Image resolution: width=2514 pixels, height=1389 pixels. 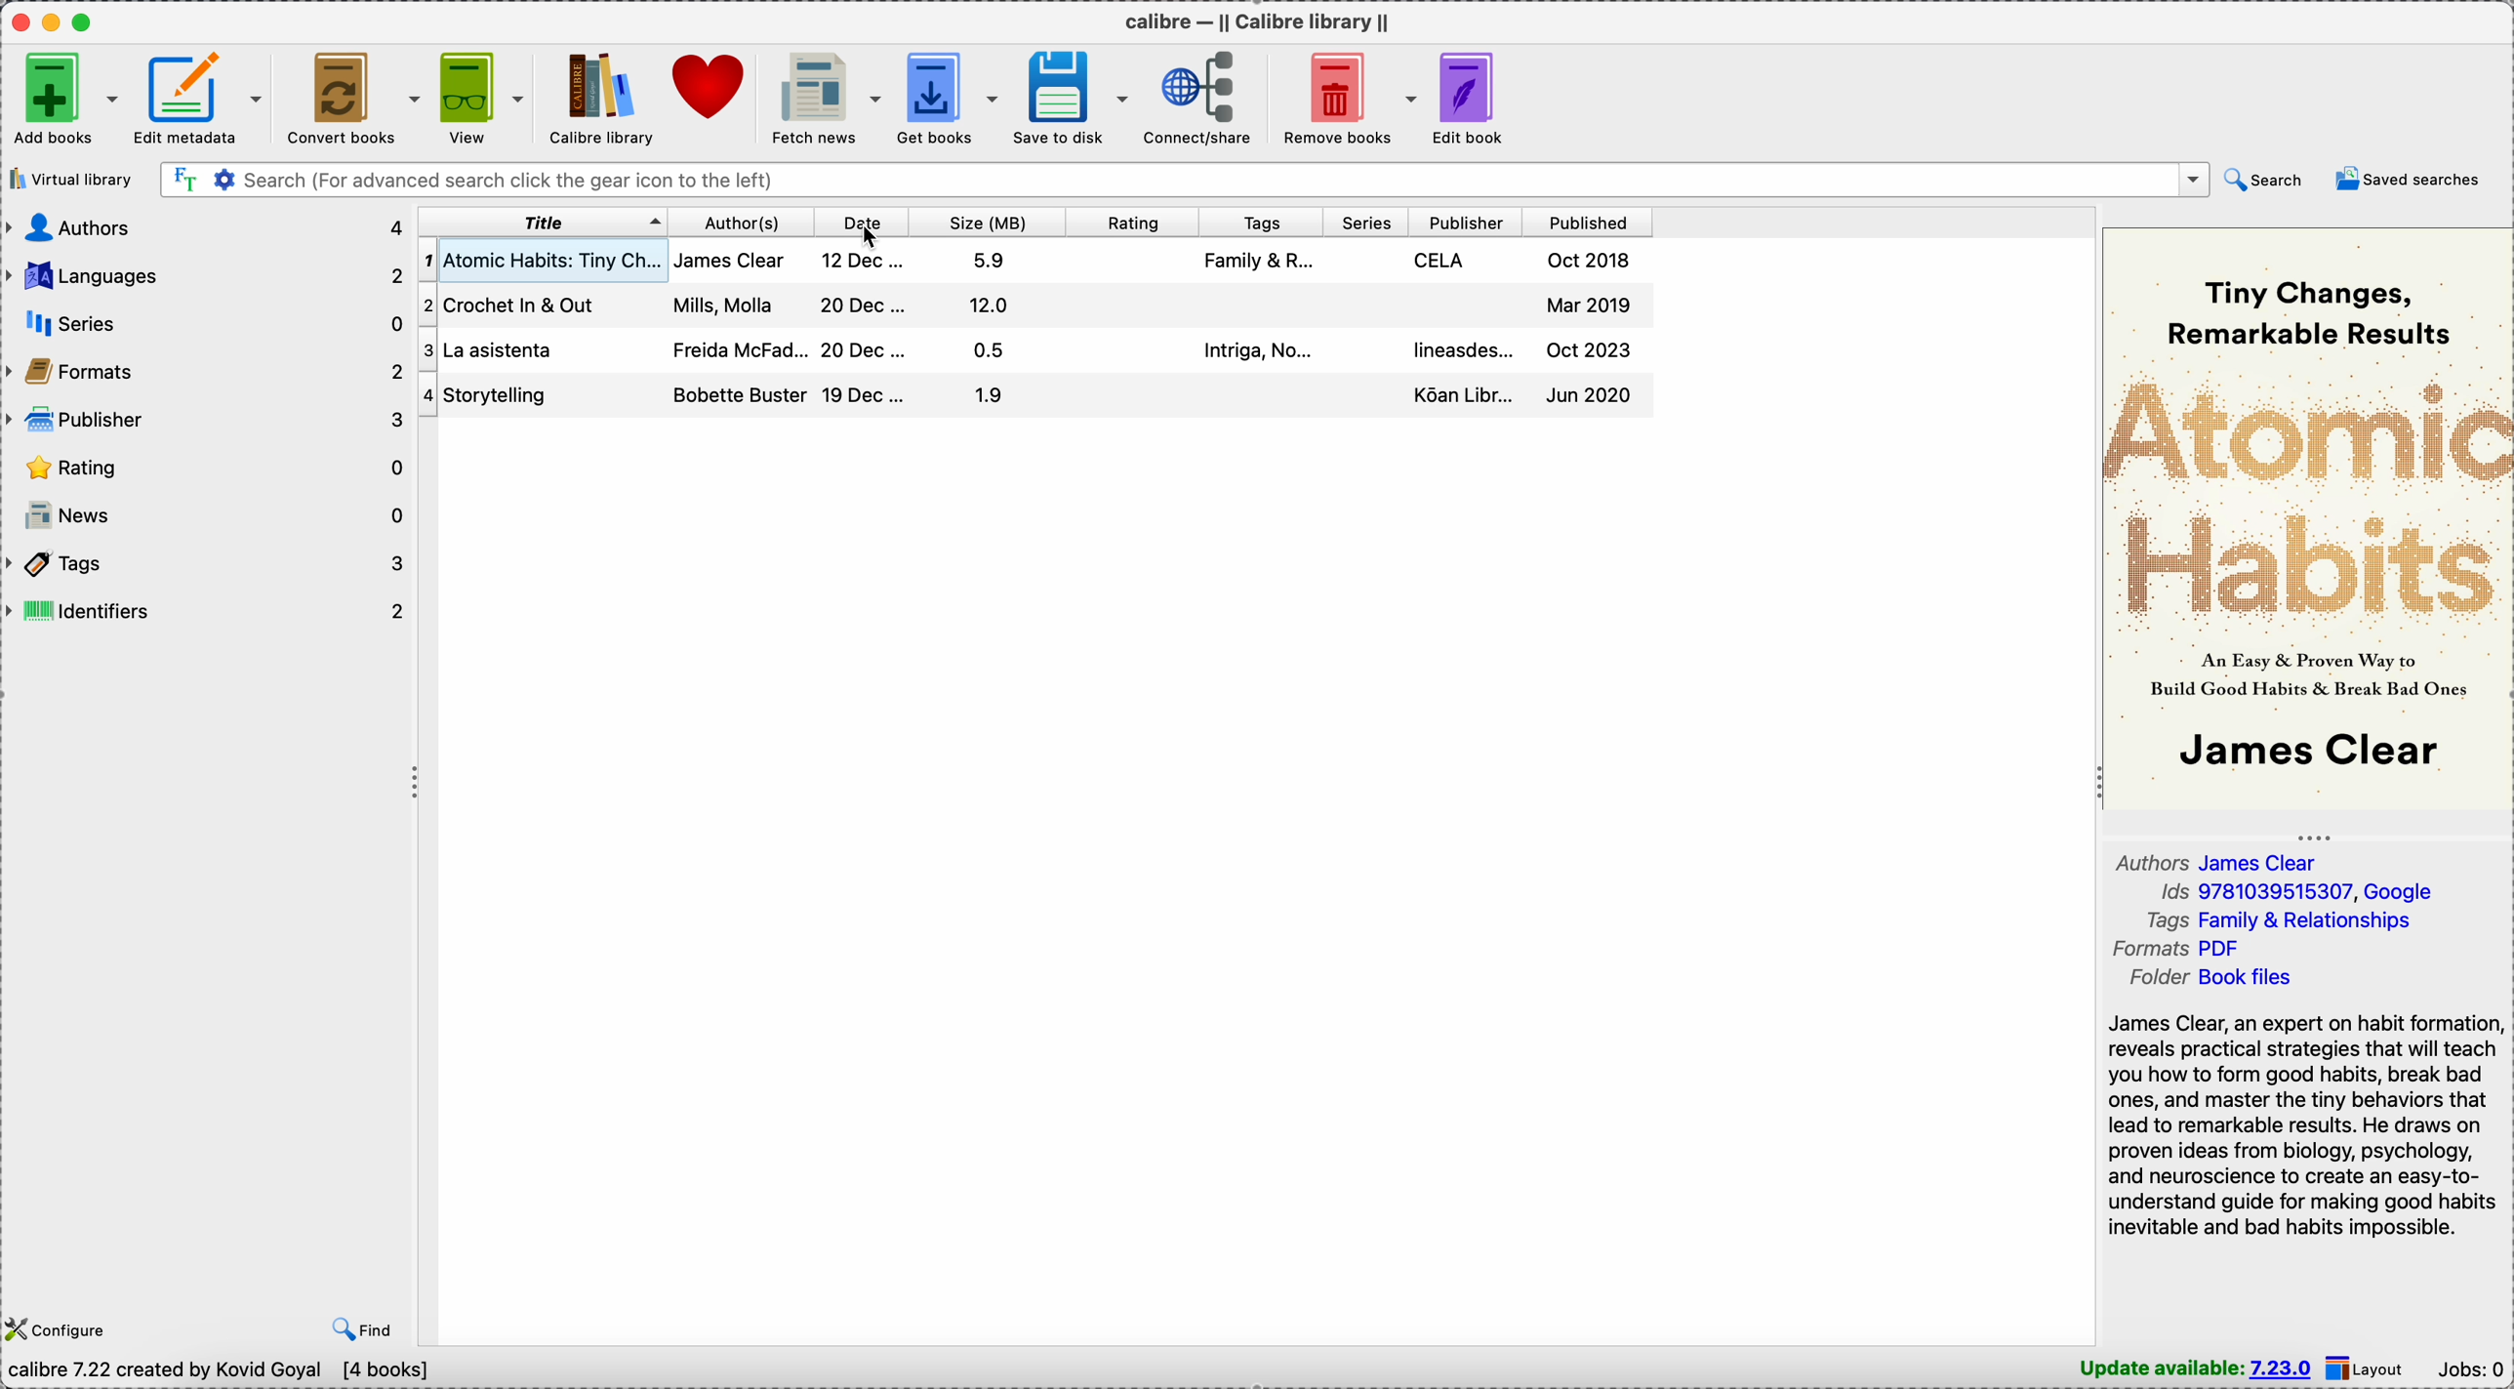 What do you see at coordinates (355, 97) in the screenshot?
I see `convert books` at bounding box center [355, 97].